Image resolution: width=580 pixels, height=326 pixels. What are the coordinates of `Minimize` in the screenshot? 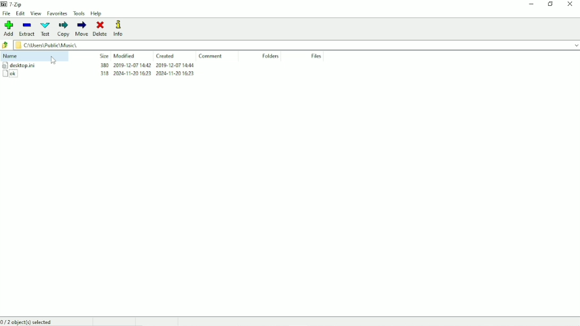 It's located at (531, 5).